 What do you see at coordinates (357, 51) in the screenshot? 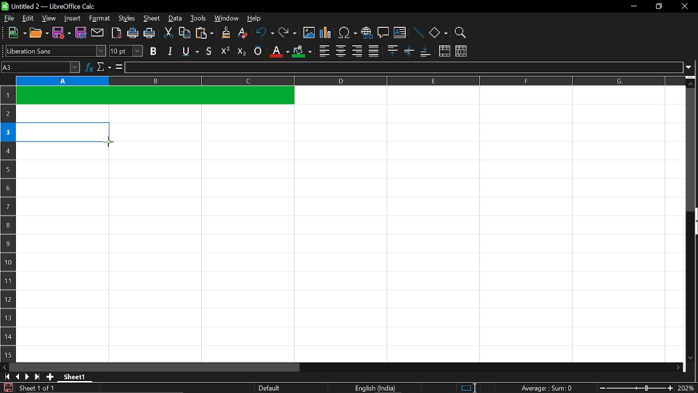
I see `align right` at bounding box center [357, 51].